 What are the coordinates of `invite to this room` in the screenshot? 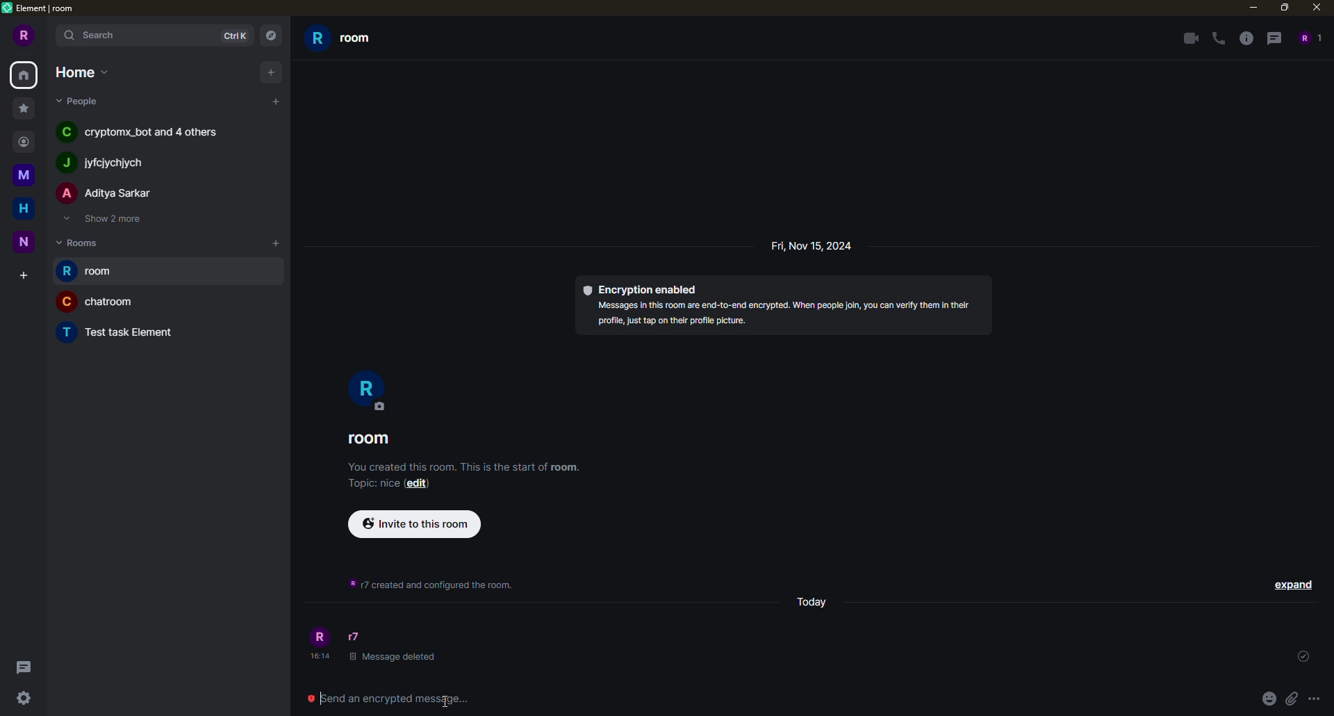 It's located at (415, 525).